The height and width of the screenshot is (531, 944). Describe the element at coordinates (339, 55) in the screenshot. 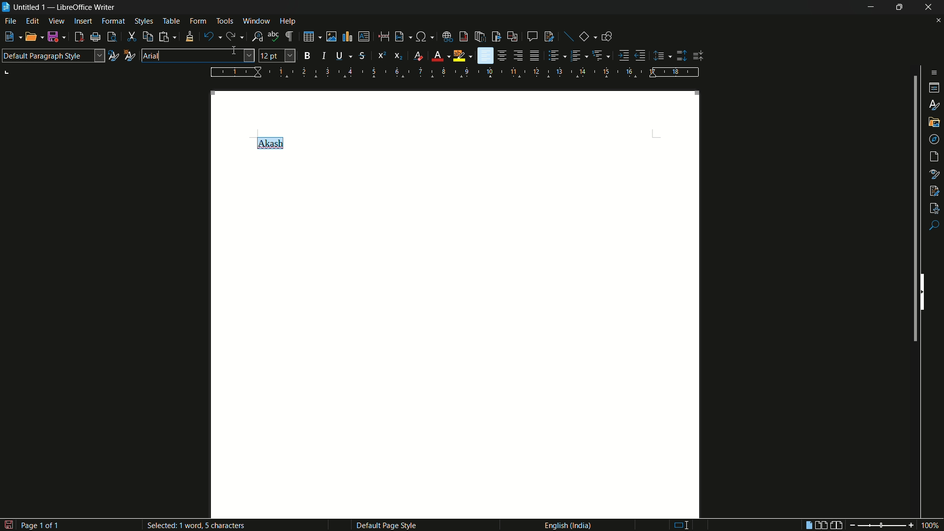

I see `underline` at that location.